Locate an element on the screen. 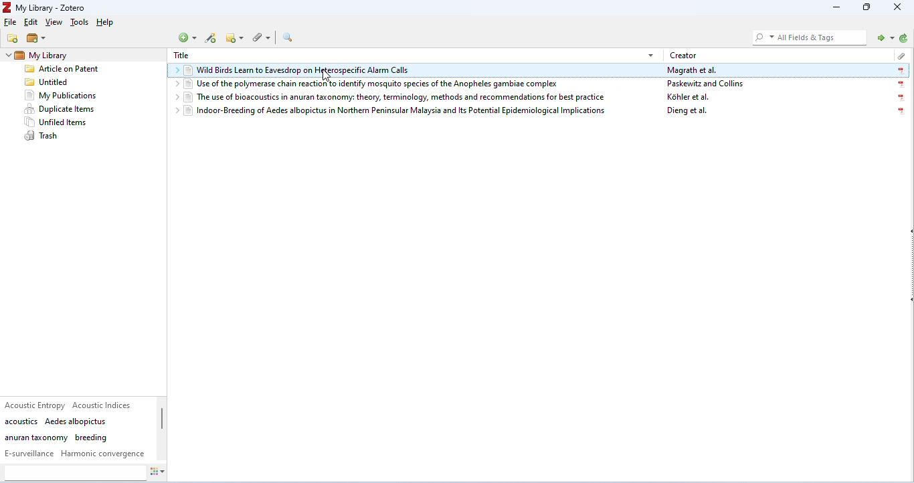 This screenshot has height=483, width=914. new collection is located at coordinates (13, 38).